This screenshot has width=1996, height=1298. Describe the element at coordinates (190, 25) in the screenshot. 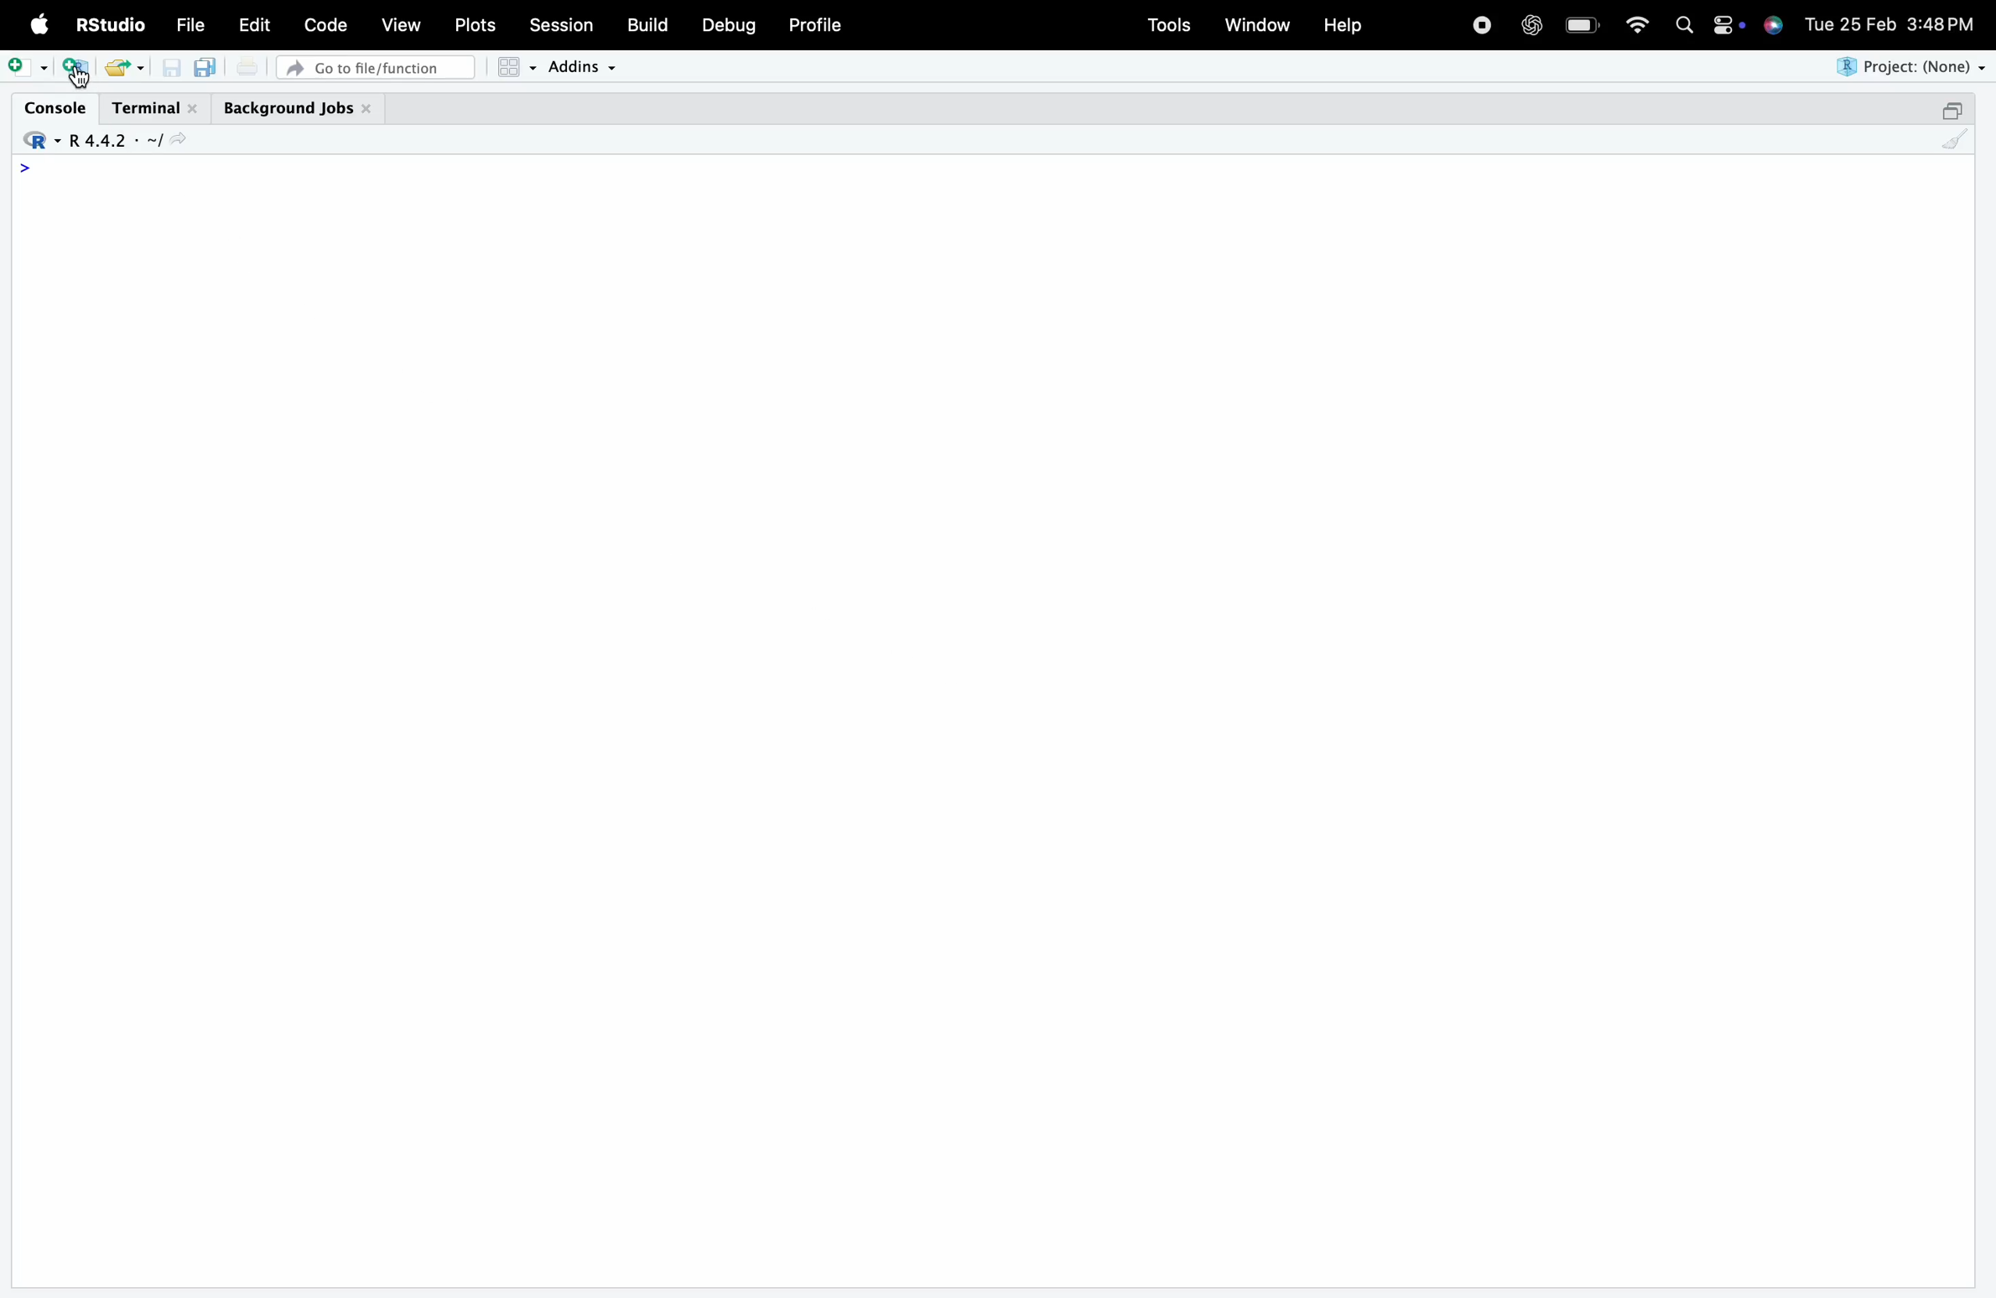

I see `File` at that location.